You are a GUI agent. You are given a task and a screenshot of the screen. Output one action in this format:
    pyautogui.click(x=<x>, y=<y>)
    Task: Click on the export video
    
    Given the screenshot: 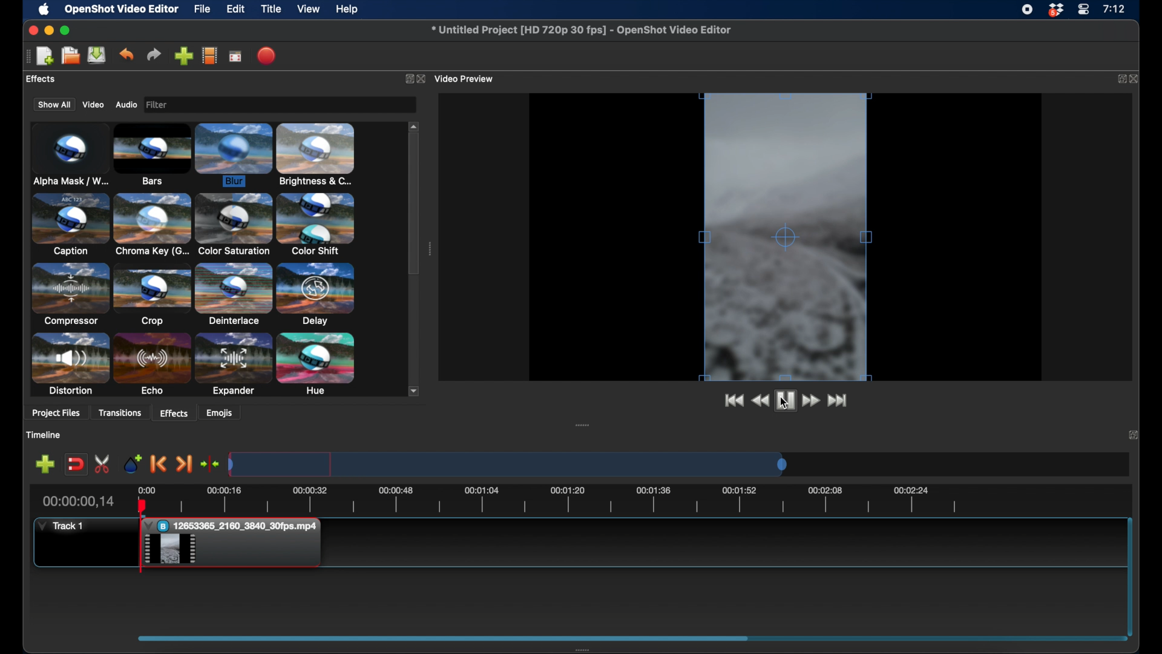 What is the action you would take?
    pyautogui.click(x=268, y=56)
    